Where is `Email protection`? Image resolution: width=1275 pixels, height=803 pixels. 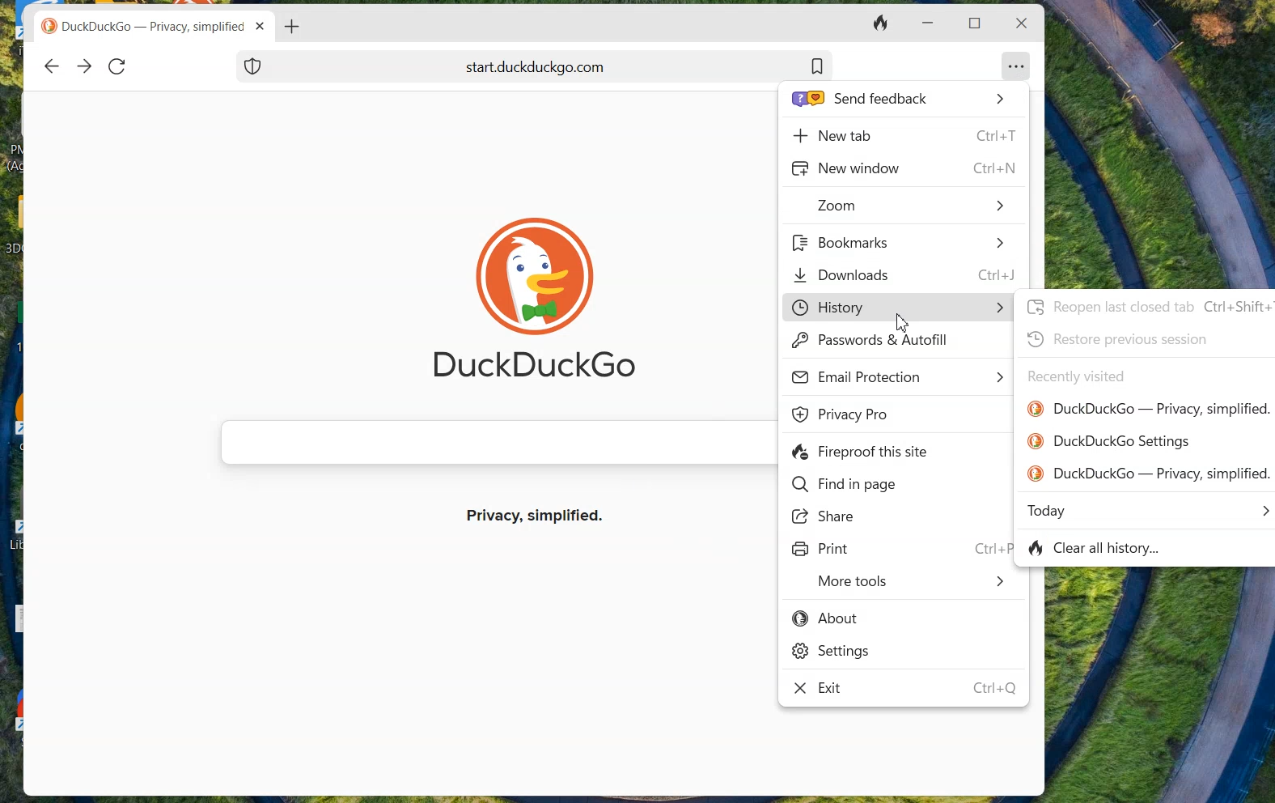
Email protection is located at coordinates (899, 376).